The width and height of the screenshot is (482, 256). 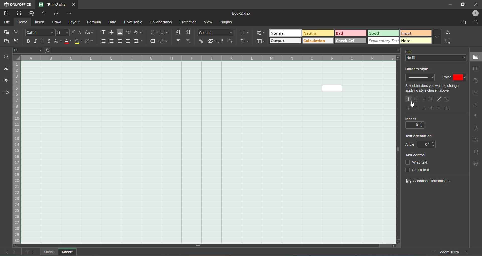 What do you see at coordinates (28, 42) in the screenshot?
I see `bold` at bounding box center [28, 42].